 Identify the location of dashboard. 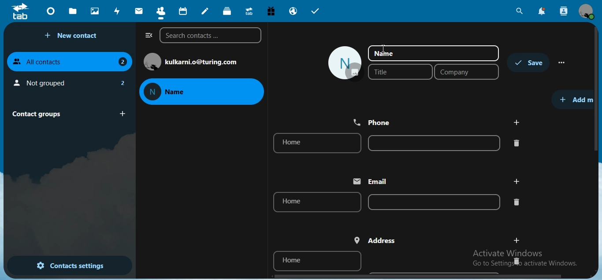
(50, 11).